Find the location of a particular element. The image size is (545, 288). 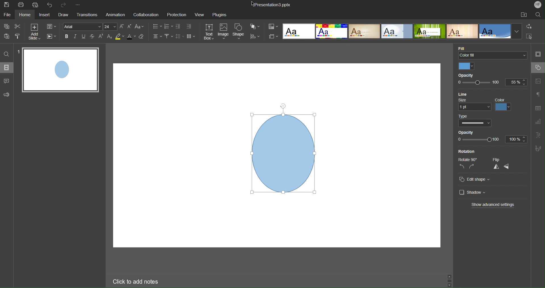

Columns is located at coordinates (192, 37).